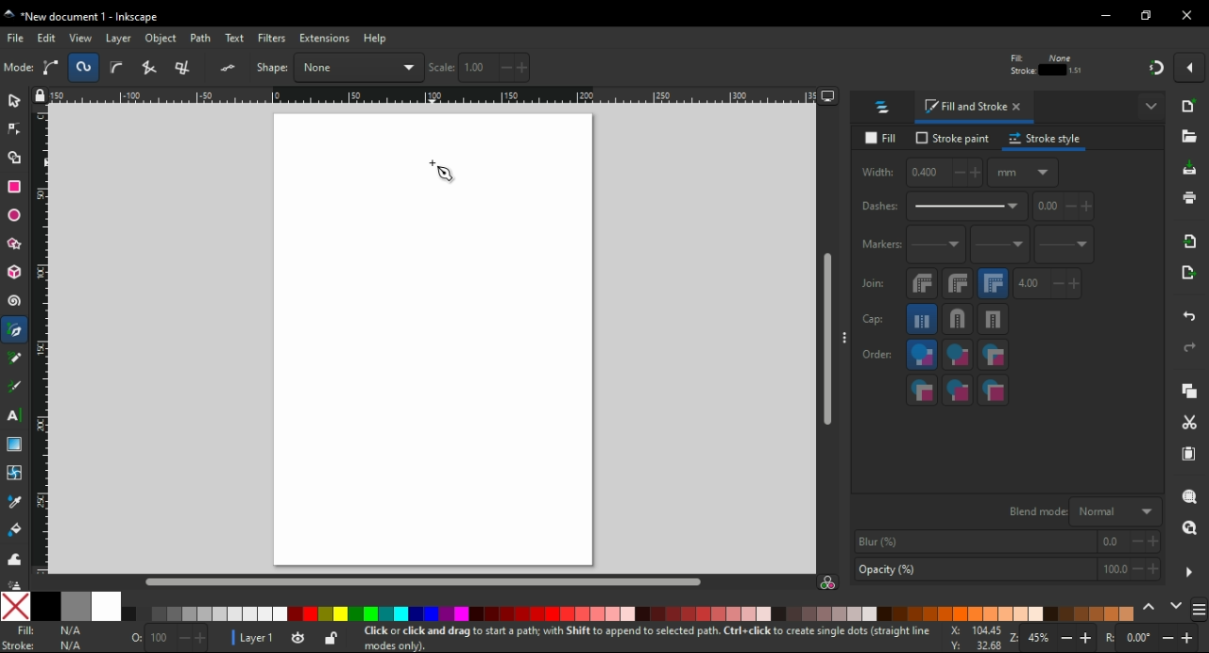 This screenshot has width=1209, height=653. What do you see at coordinates (14, 472) in the screenshot?
I see `mesh` at bounding box center [14, 472].